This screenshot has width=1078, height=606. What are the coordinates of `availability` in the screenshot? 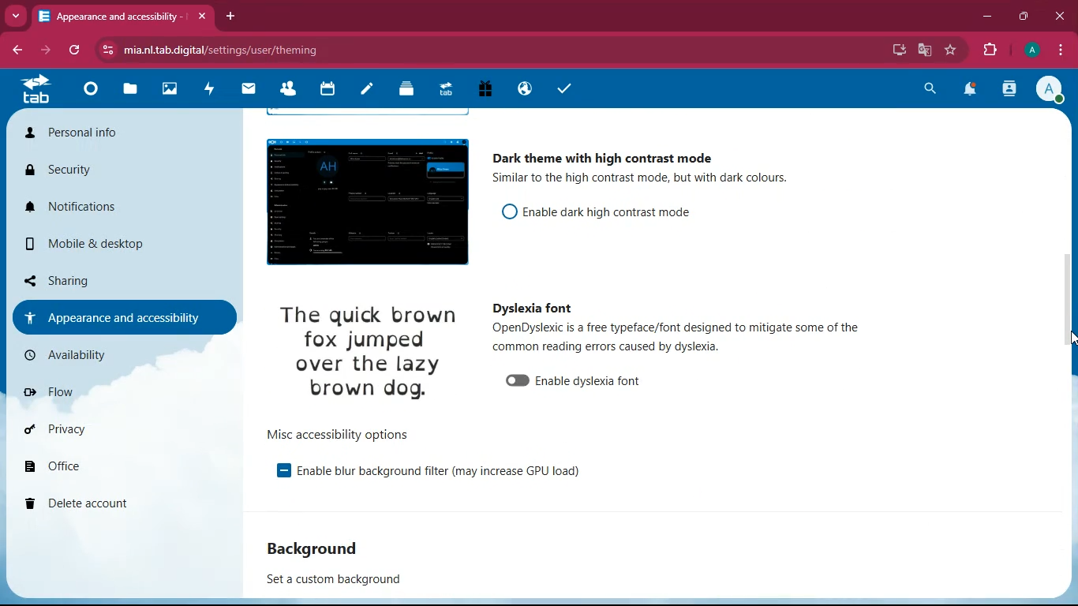 It's located at (108, 360).